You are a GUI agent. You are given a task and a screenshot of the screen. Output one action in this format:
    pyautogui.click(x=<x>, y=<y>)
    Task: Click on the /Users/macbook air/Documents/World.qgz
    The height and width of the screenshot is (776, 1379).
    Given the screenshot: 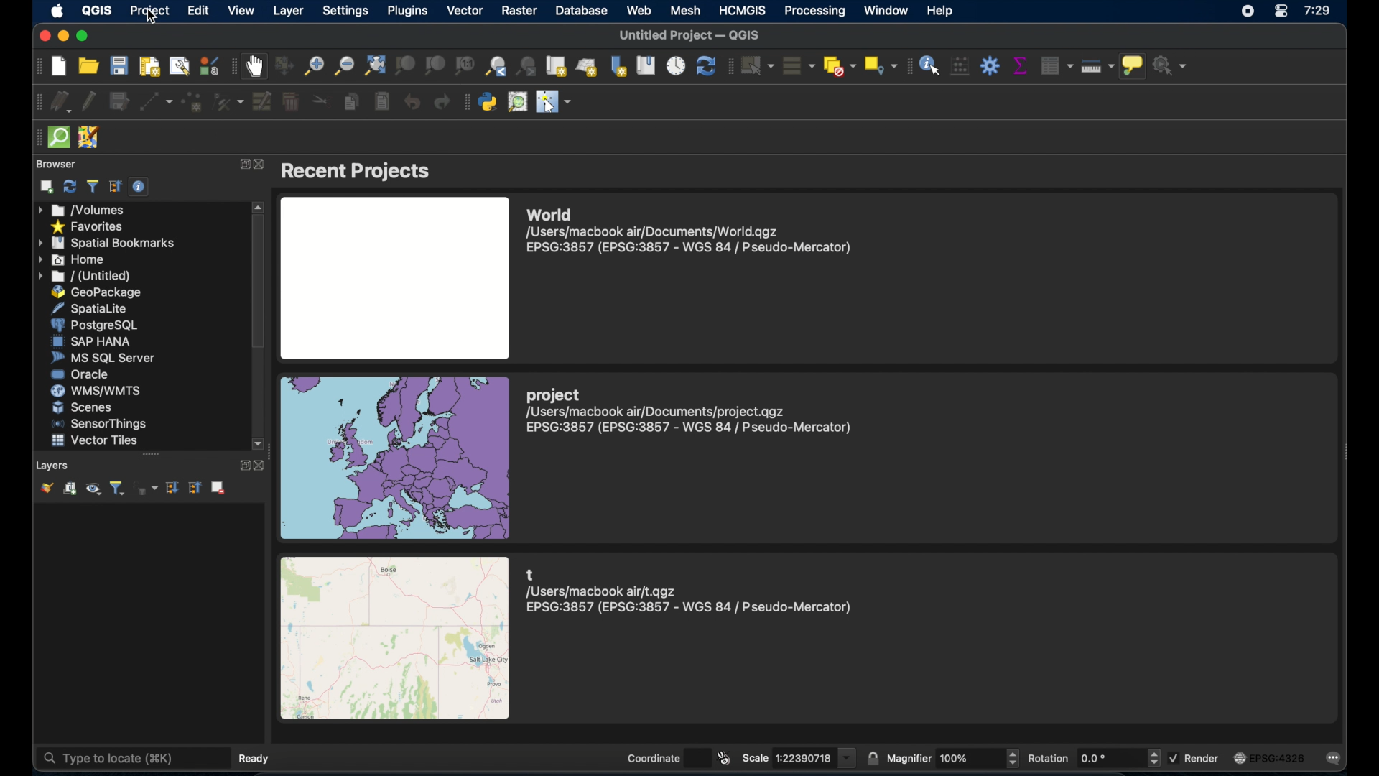 What is the action you would take?
    pyautogui.click(x=655, y=231)
    